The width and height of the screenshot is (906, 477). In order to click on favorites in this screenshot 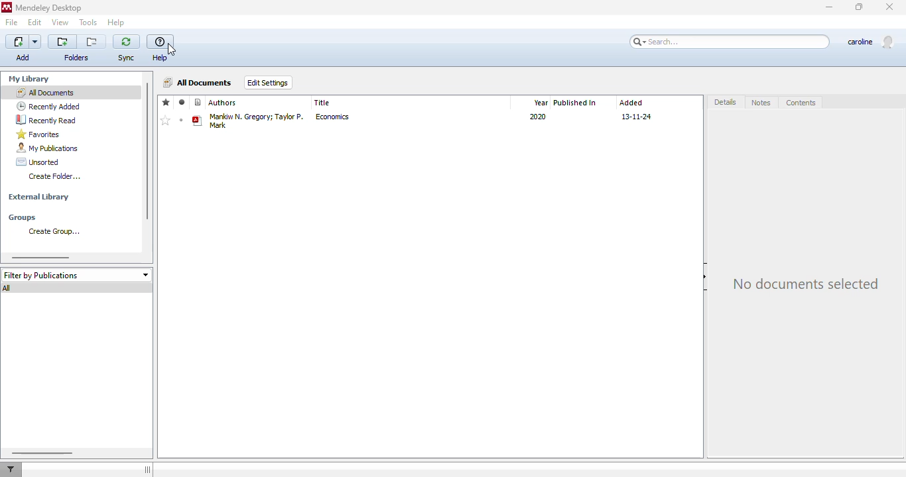, I will do `click(165, 103)`.